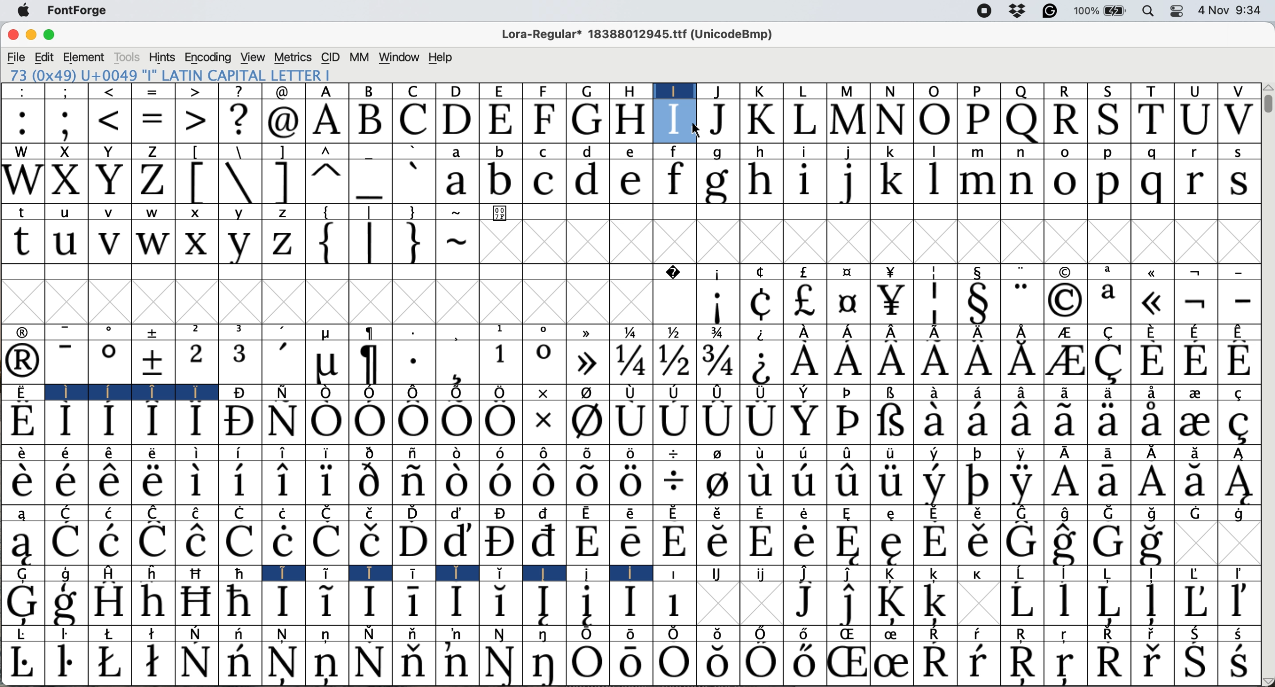 The height and width of the screenshot is (687, 1275). What do you see at coordinates (1241, 633) in the screenshot?
I see `Symbol` at bounding box center [1241, 633].